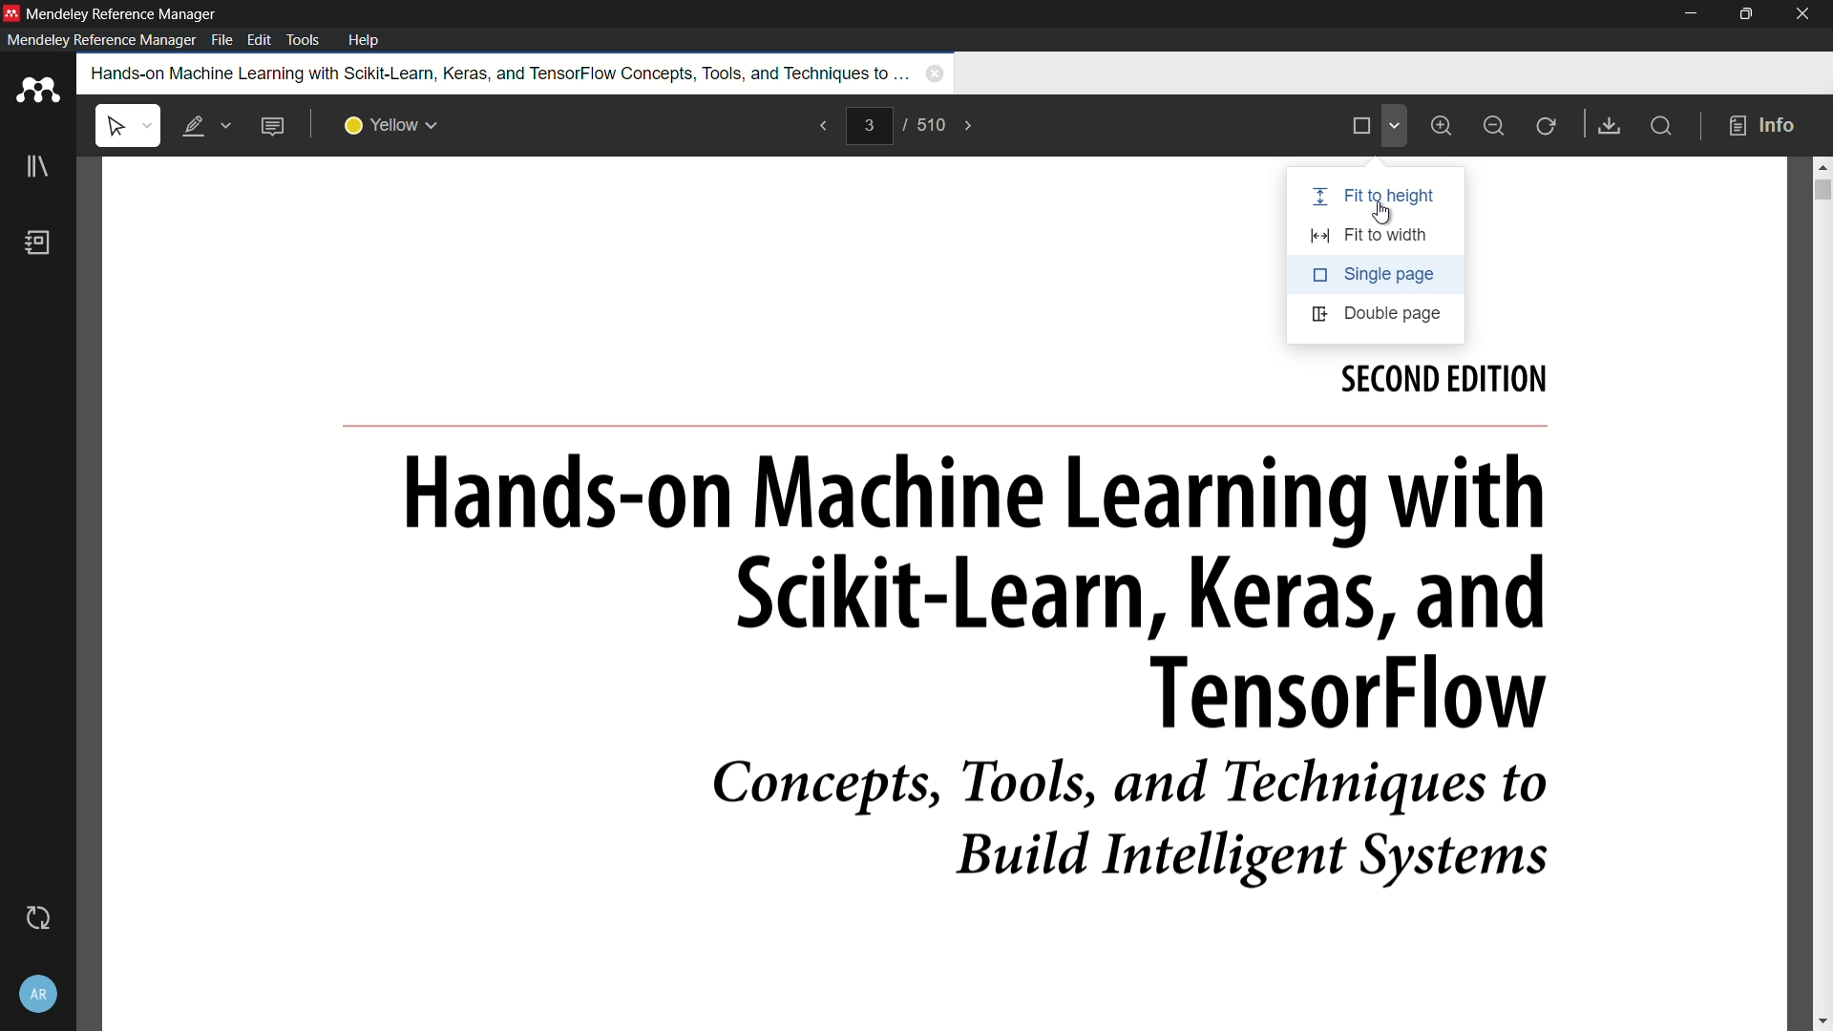  I want to click on next page, so click(970, 126).